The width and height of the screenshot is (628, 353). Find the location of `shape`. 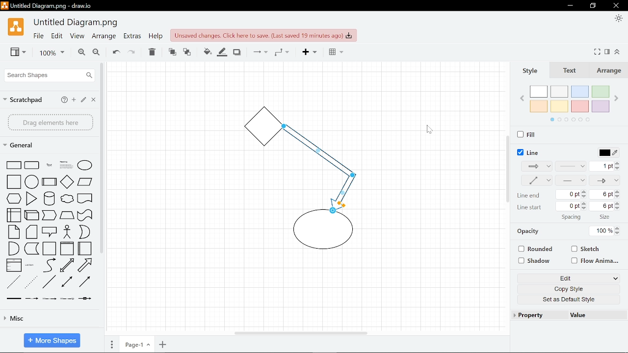

shape is located at coordinates (49, 249).